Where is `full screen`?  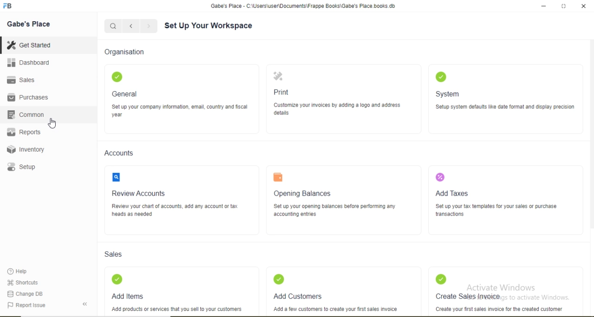
full screen is located at coordinates (564, 6).